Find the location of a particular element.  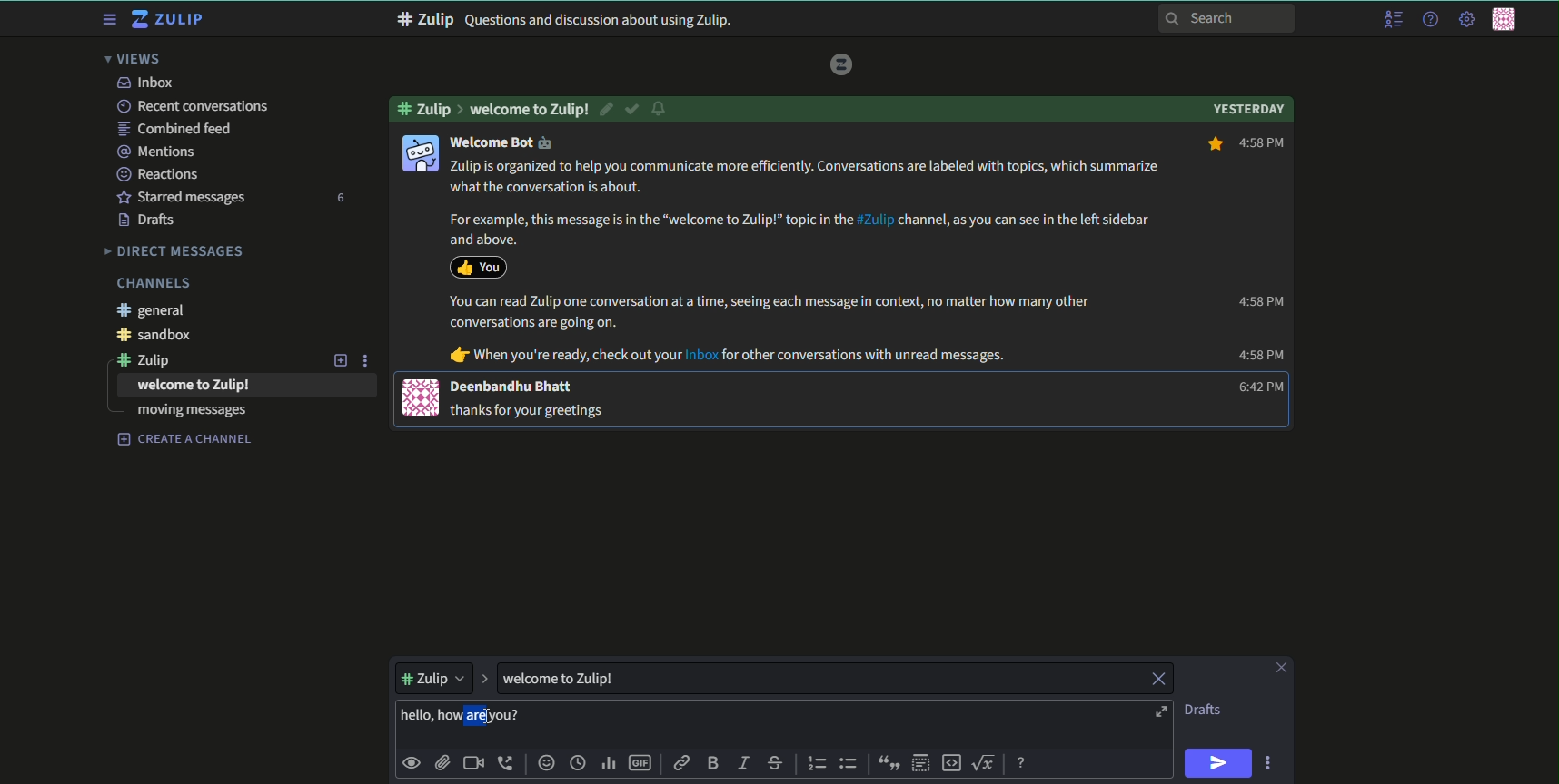

numbered list is located at coordinates (818, 763).